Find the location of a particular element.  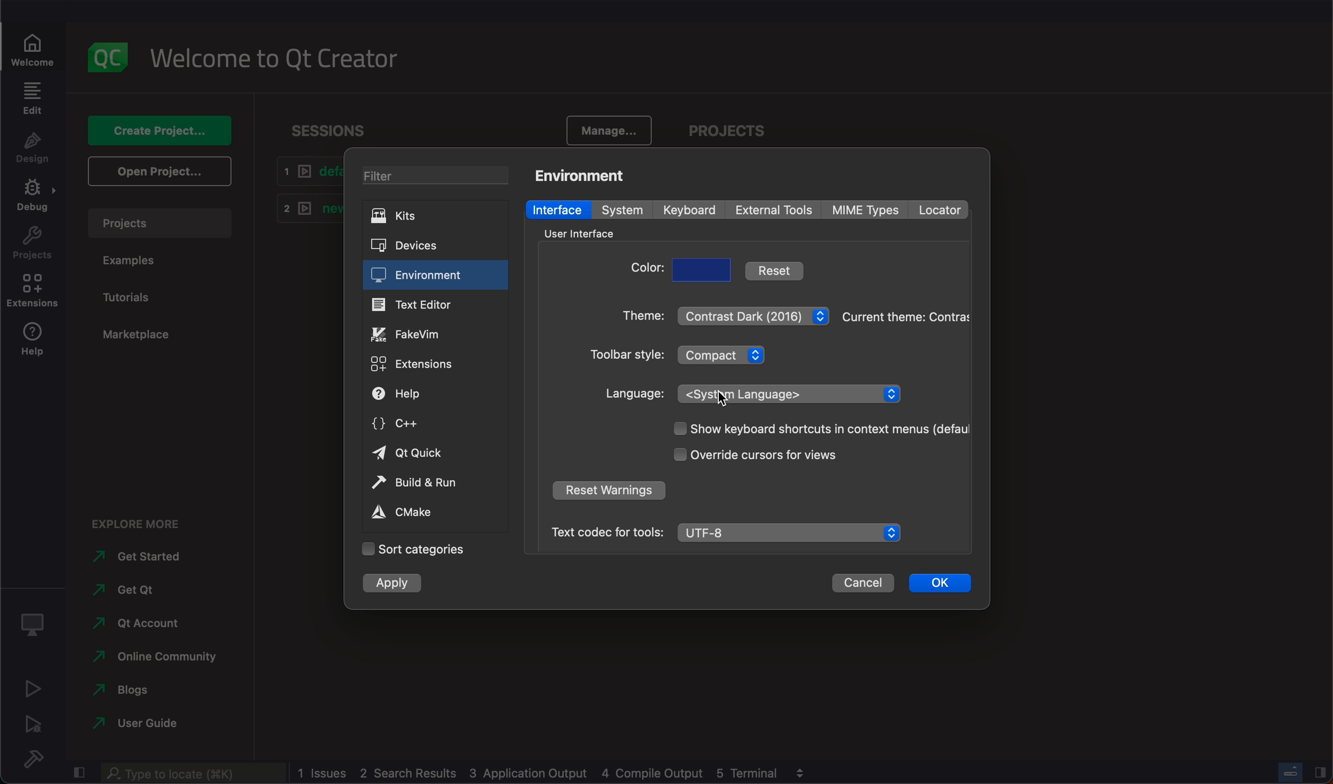

kit selector is located at coordinates (32, 621).